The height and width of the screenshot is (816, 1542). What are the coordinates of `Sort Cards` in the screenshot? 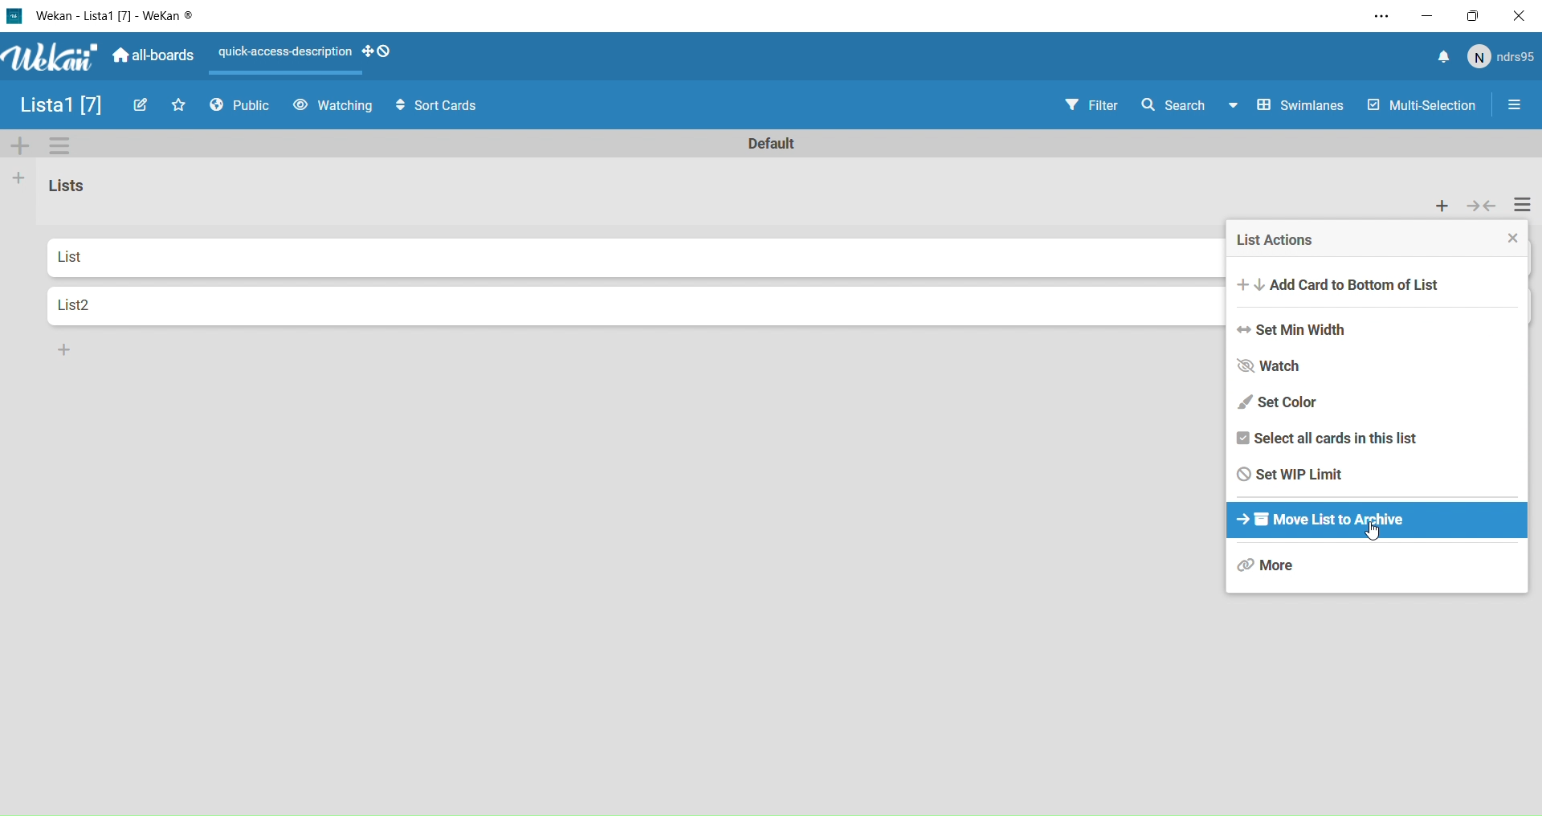 It's located at (444, 110).